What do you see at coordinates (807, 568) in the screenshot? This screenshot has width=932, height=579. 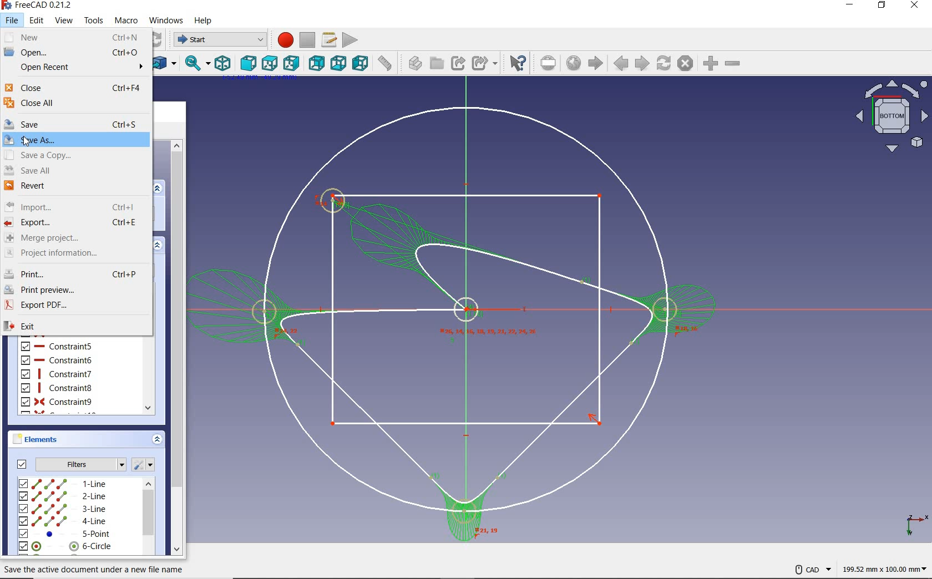 I see `CAD NAVIGATION STYLE` at bounding box center [807, 568].